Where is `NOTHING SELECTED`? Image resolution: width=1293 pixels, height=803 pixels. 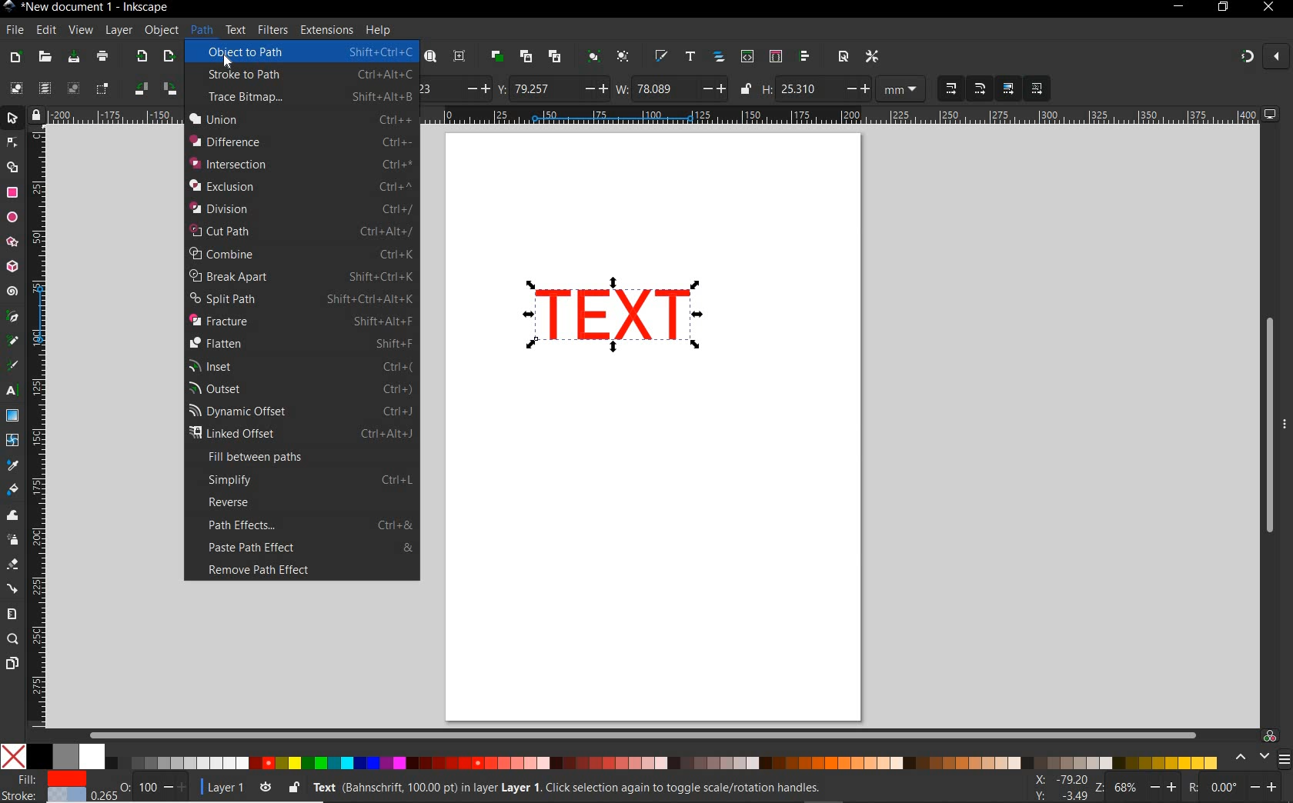 NOTHING SELECTED is located at coordinates (154, 790).